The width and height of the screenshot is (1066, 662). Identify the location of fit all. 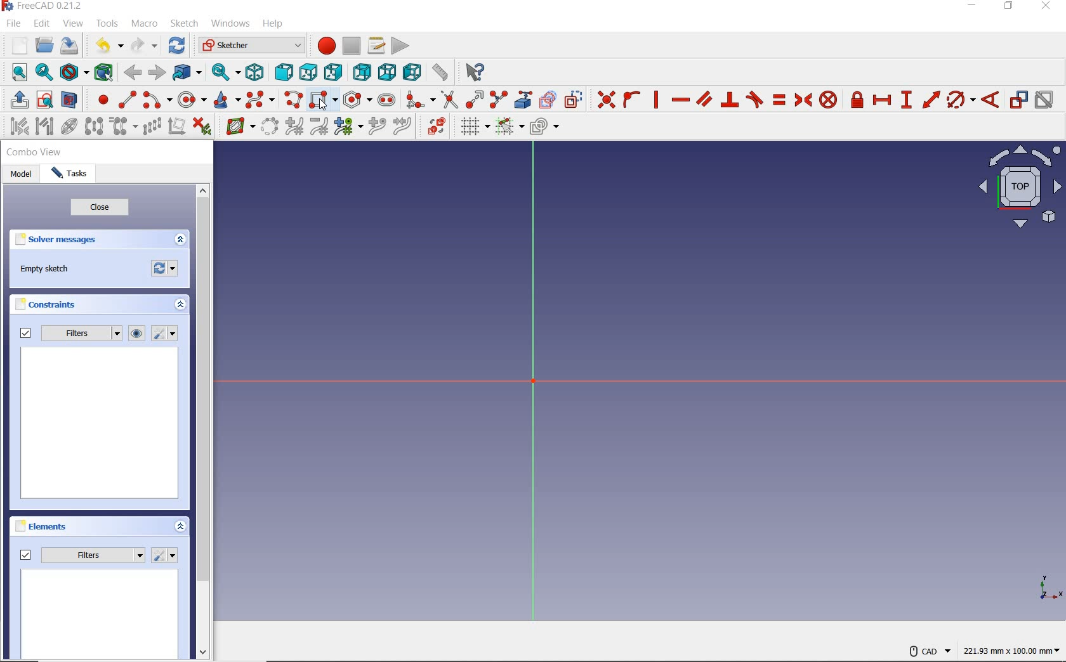
(15, 74).